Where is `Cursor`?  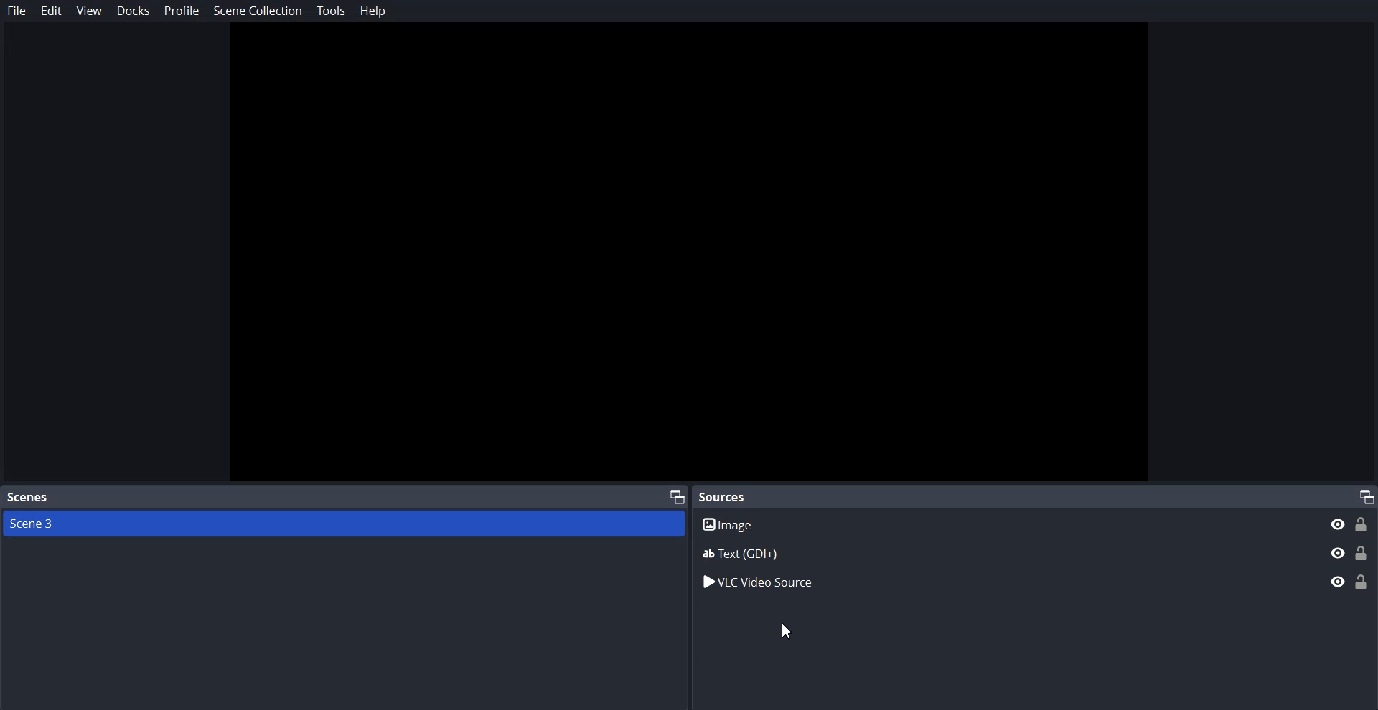 Cursor is located at coordinates (784, 631).